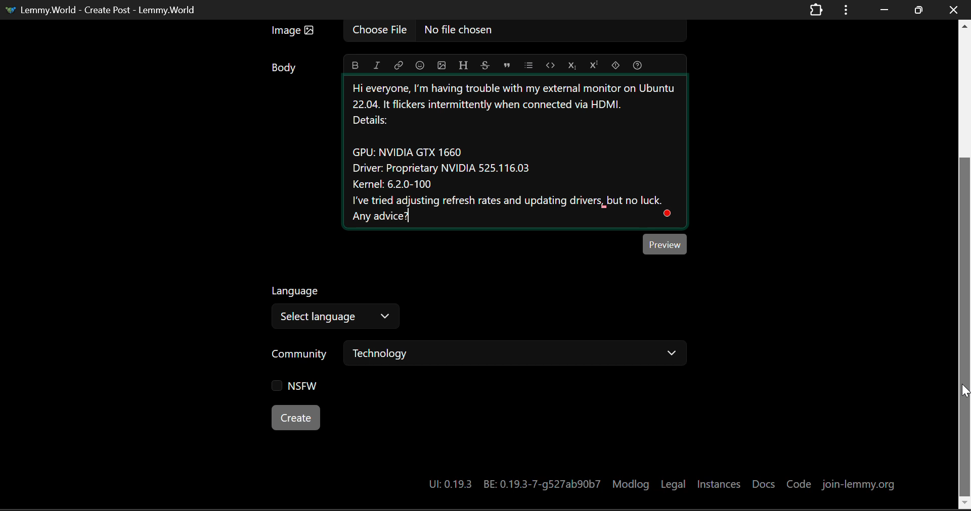  What do you see at coordinates (615, 64) in the screenshot?
I see `Spoiler` at bounding box center [615, 64].